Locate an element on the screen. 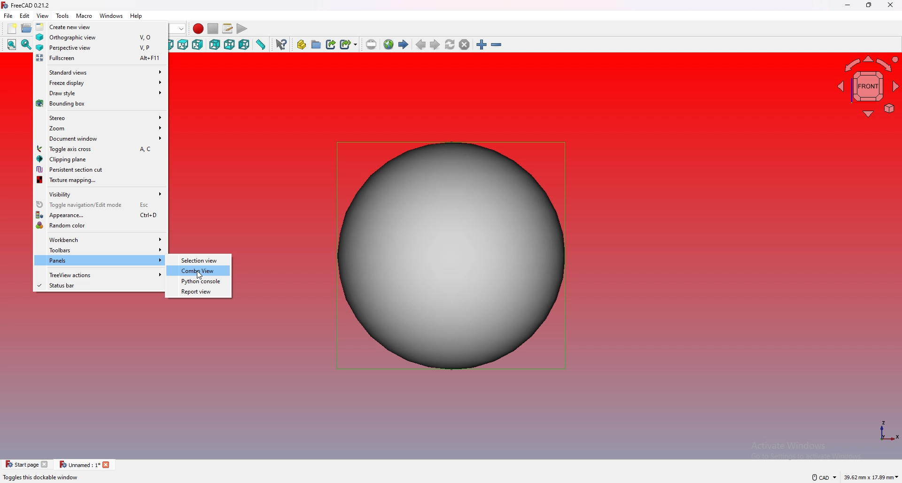 This screenshot has width=902, height=483. description is located at coordinates (40, 478).